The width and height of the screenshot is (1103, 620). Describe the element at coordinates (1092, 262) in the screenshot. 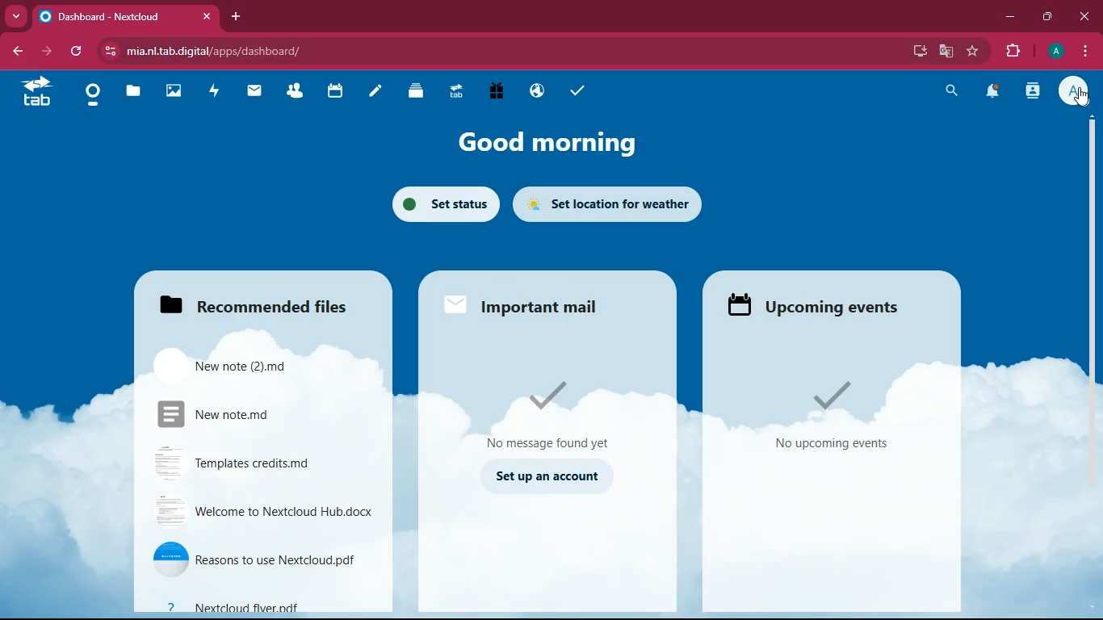

I see `scroll` at that location.